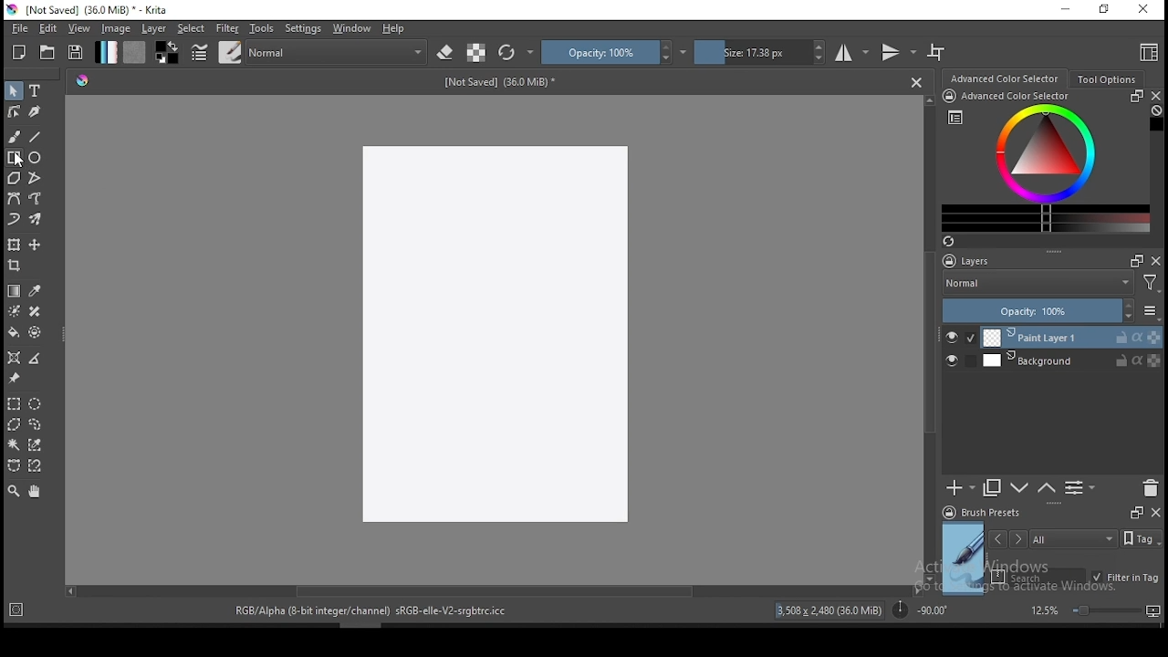 This screenshot has width=1168, height=657. I want to click on rotation, so click(920, 609).